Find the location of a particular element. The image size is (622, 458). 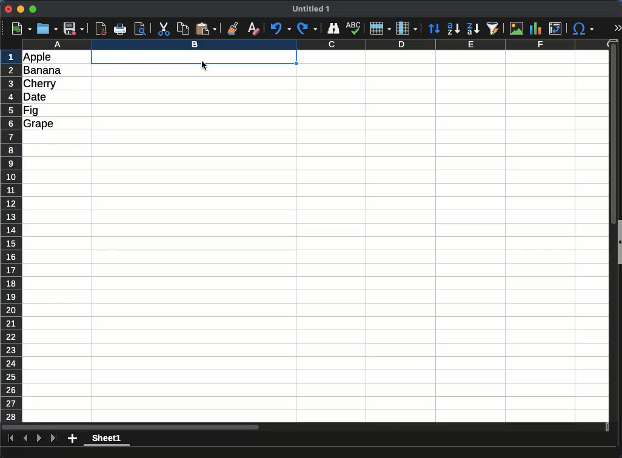

finder is located at coordinates (333, 28).